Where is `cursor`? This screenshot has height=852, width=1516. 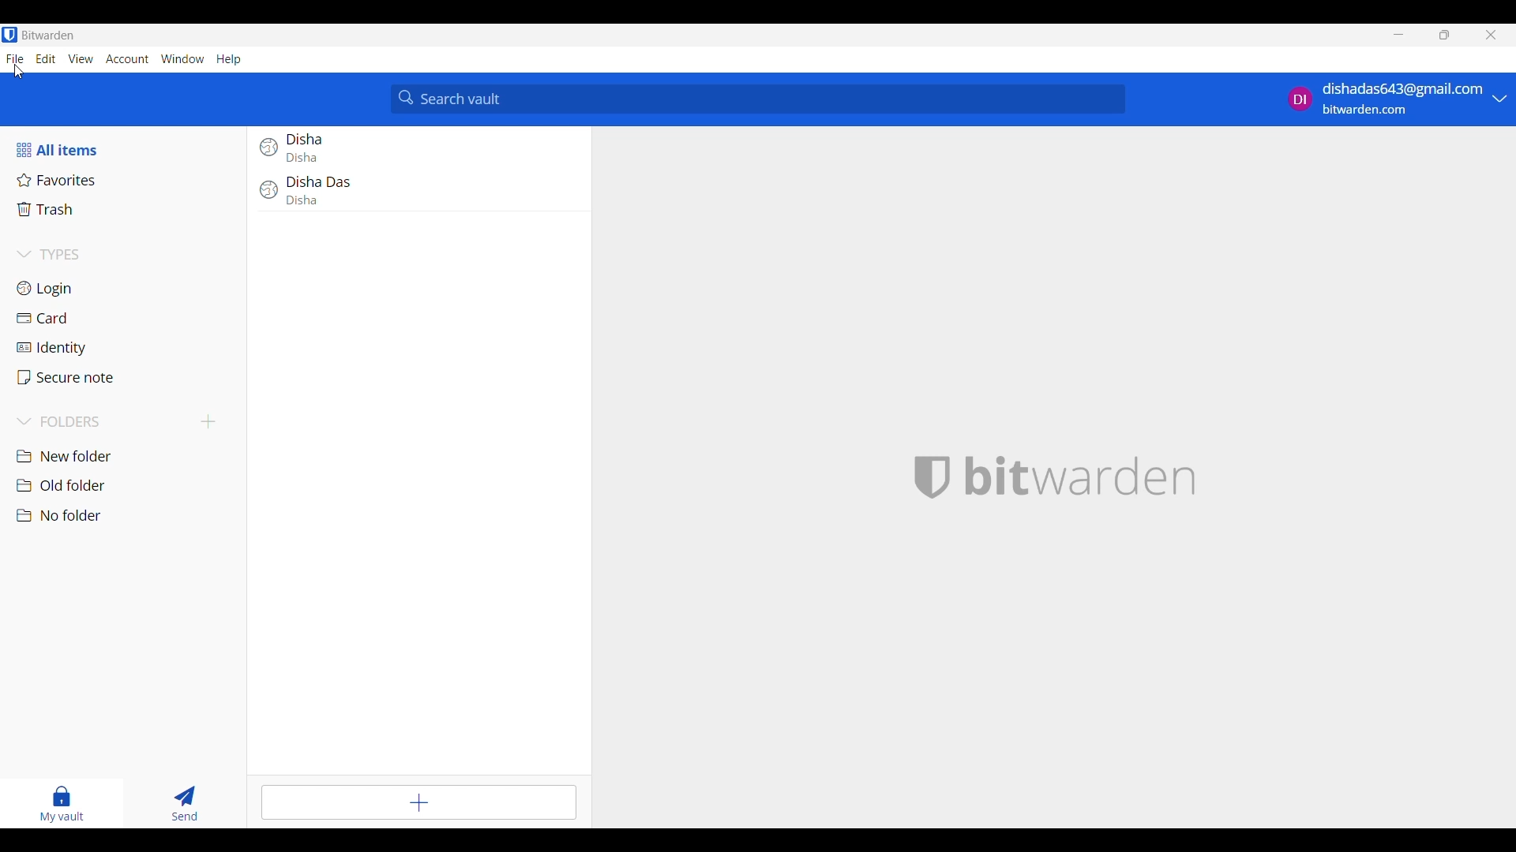
cursor is located at coordinates (18, 70).